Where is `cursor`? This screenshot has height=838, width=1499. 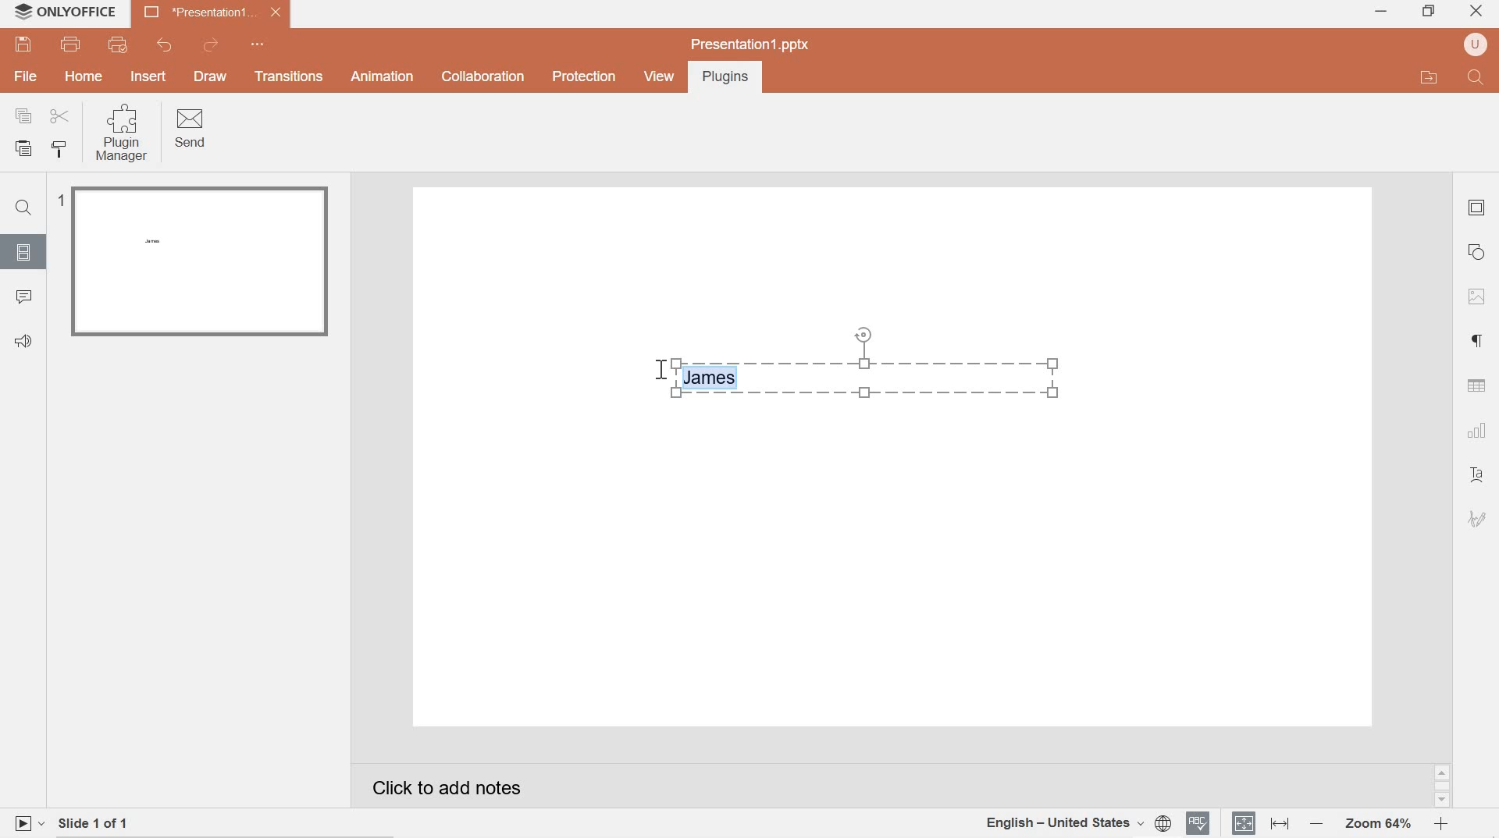
cursor is located at coordinates (660, 371).